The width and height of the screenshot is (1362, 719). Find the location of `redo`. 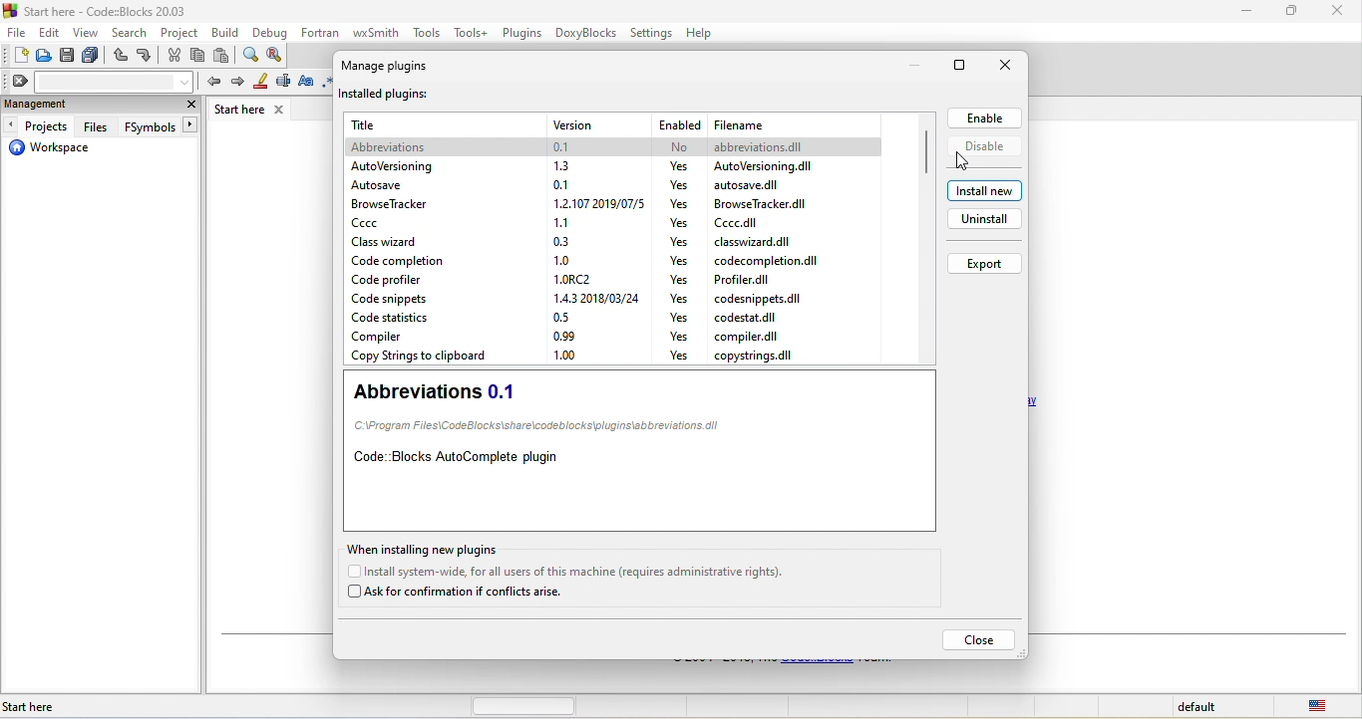

redo is located at coordinates (144, 56).